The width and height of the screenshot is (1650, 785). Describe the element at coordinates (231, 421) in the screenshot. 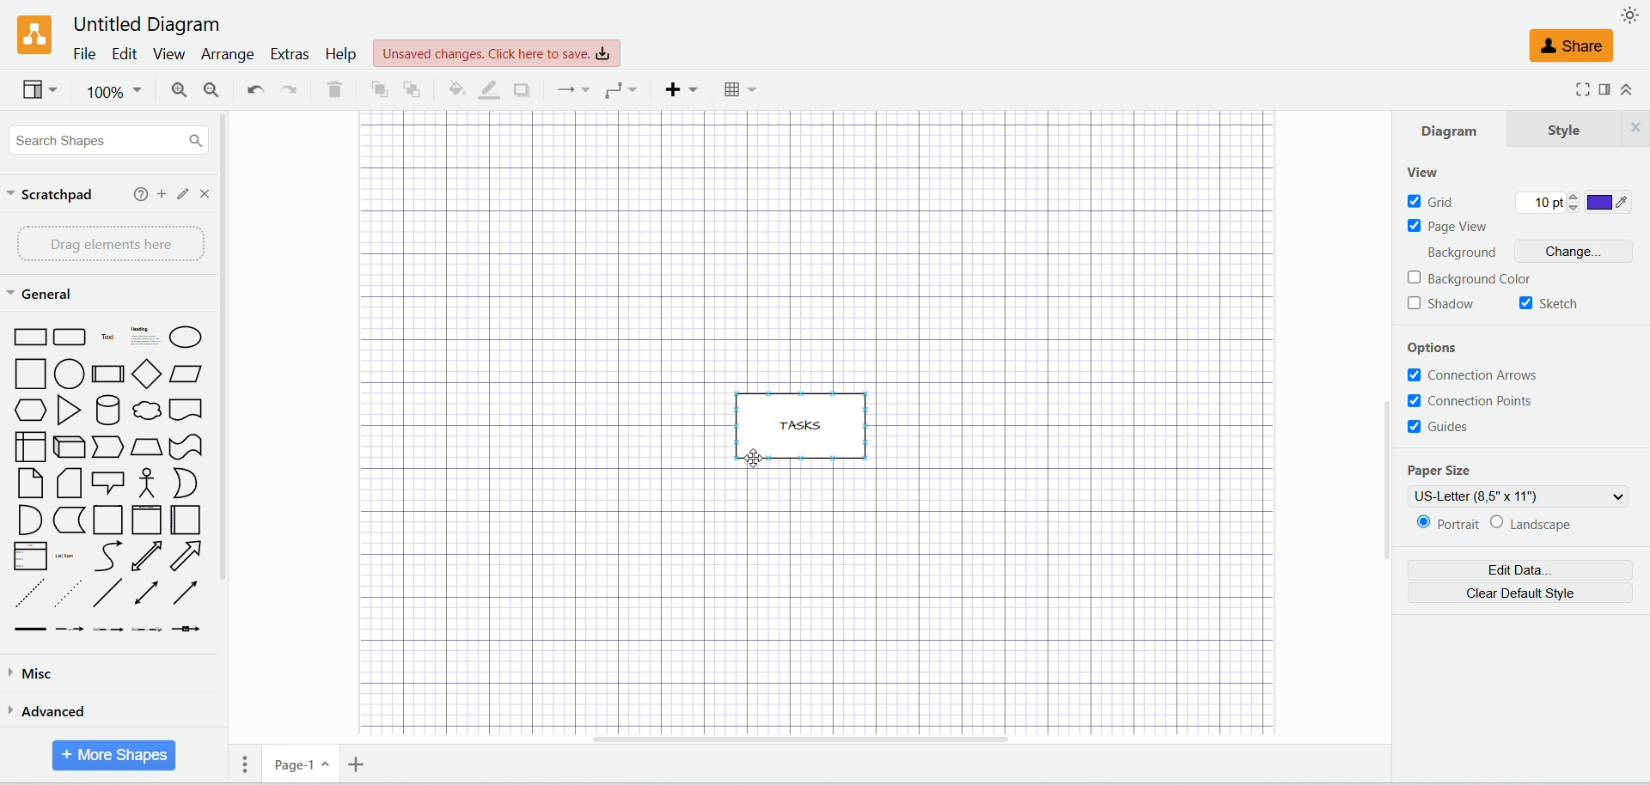

I see `vertical scroll bar` at that location.